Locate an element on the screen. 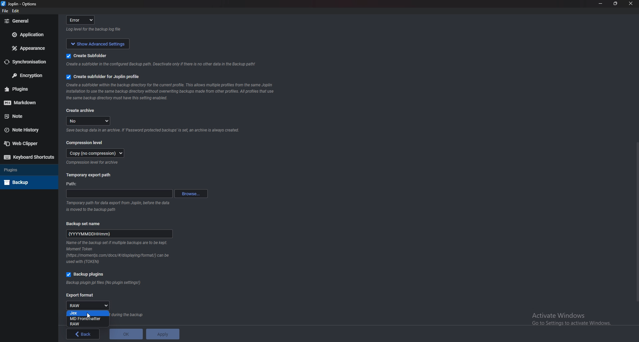 Image resolution: width=639 pixels, height=342 pixels. Info is located at coordinates (94, 163).